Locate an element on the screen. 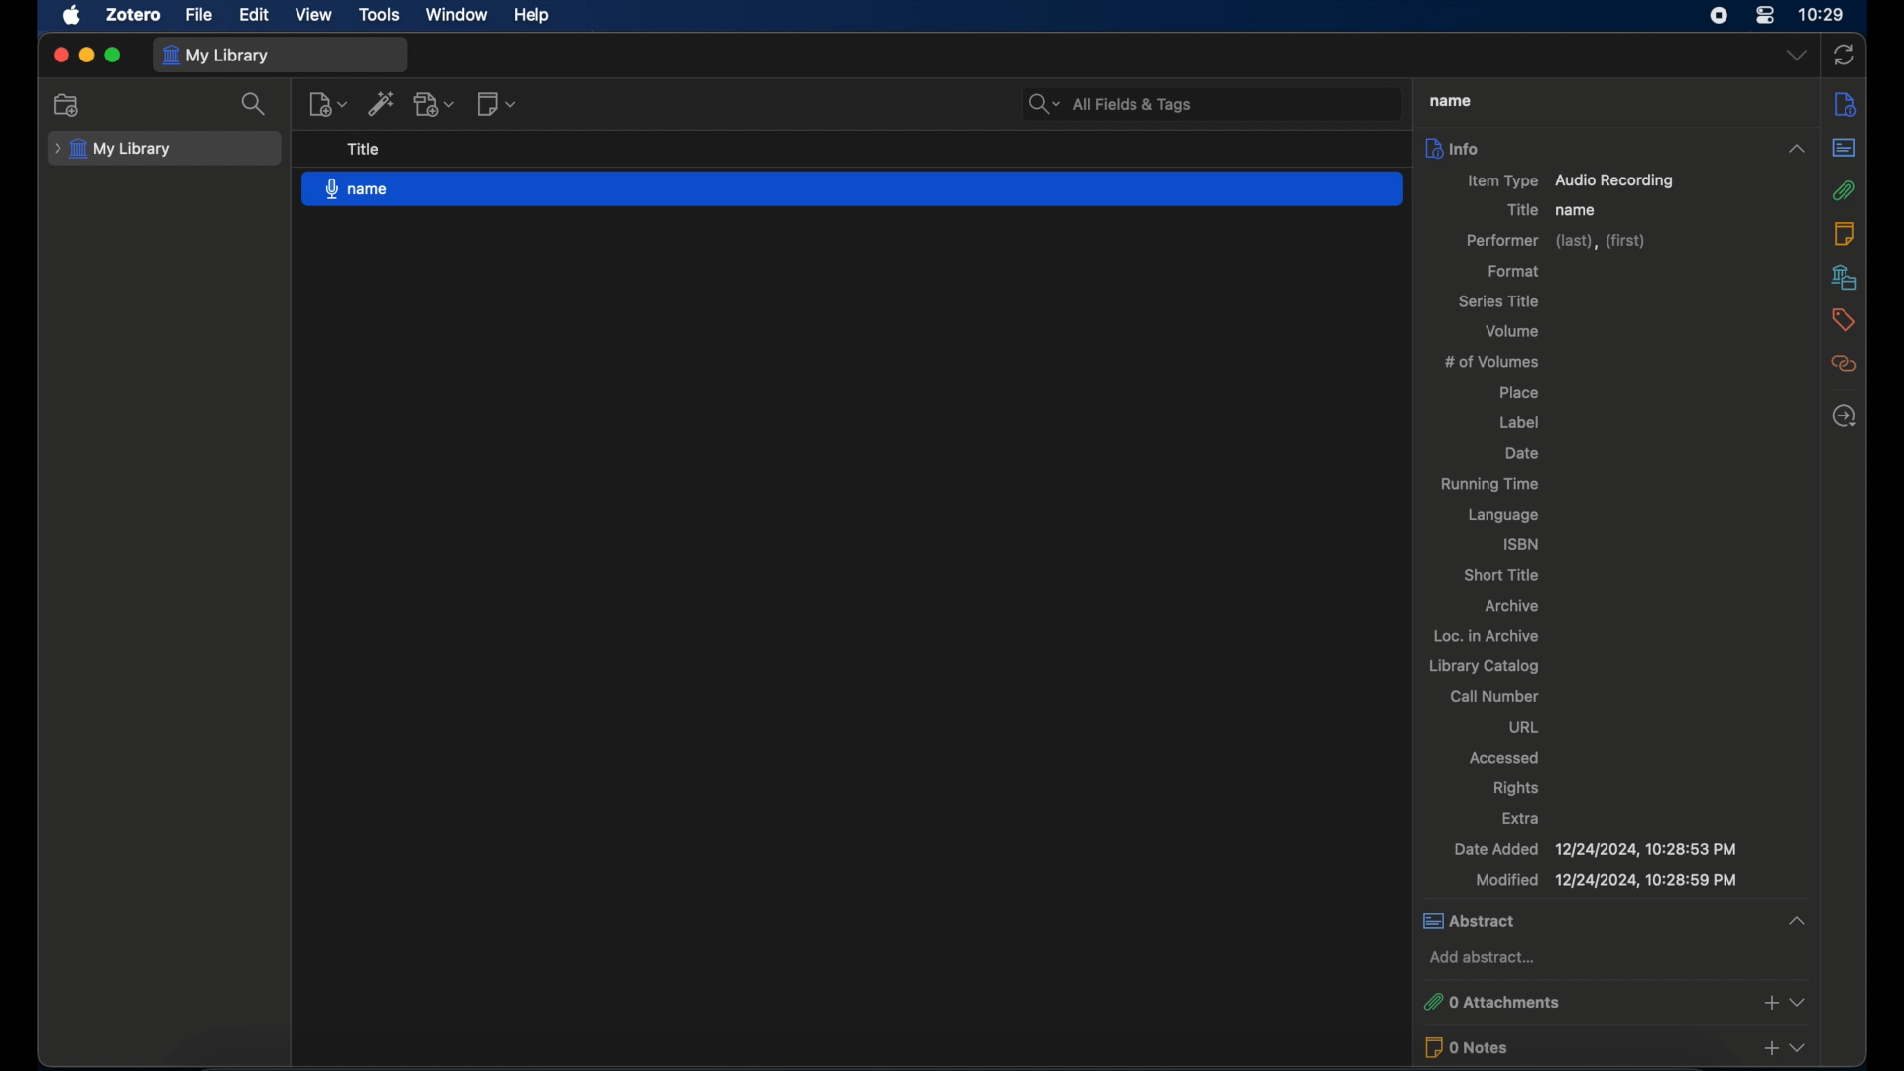 This screenshot has height=1071, width=1904. edit is located at coordinates (255, 16).